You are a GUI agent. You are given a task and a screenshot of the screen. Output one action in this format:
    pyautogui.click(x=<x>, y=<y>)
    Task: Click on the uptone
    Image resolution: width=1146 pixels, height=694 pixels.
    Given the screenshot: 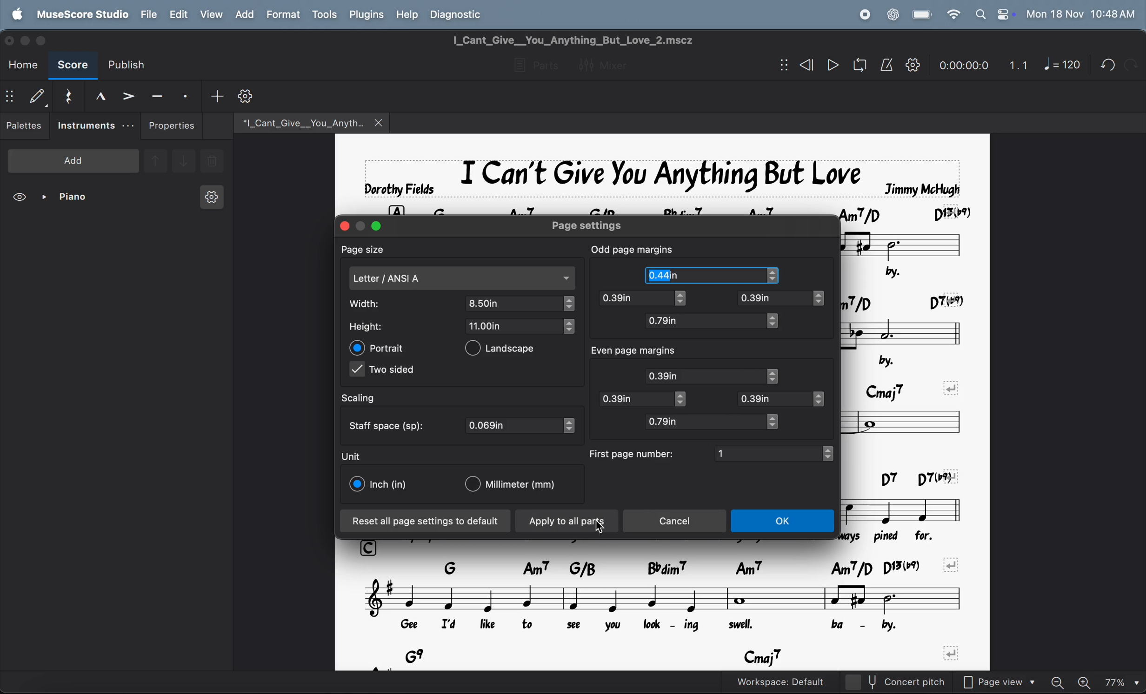 What is the action you would take?
    pyautogui.click(x=155, y=159)
    